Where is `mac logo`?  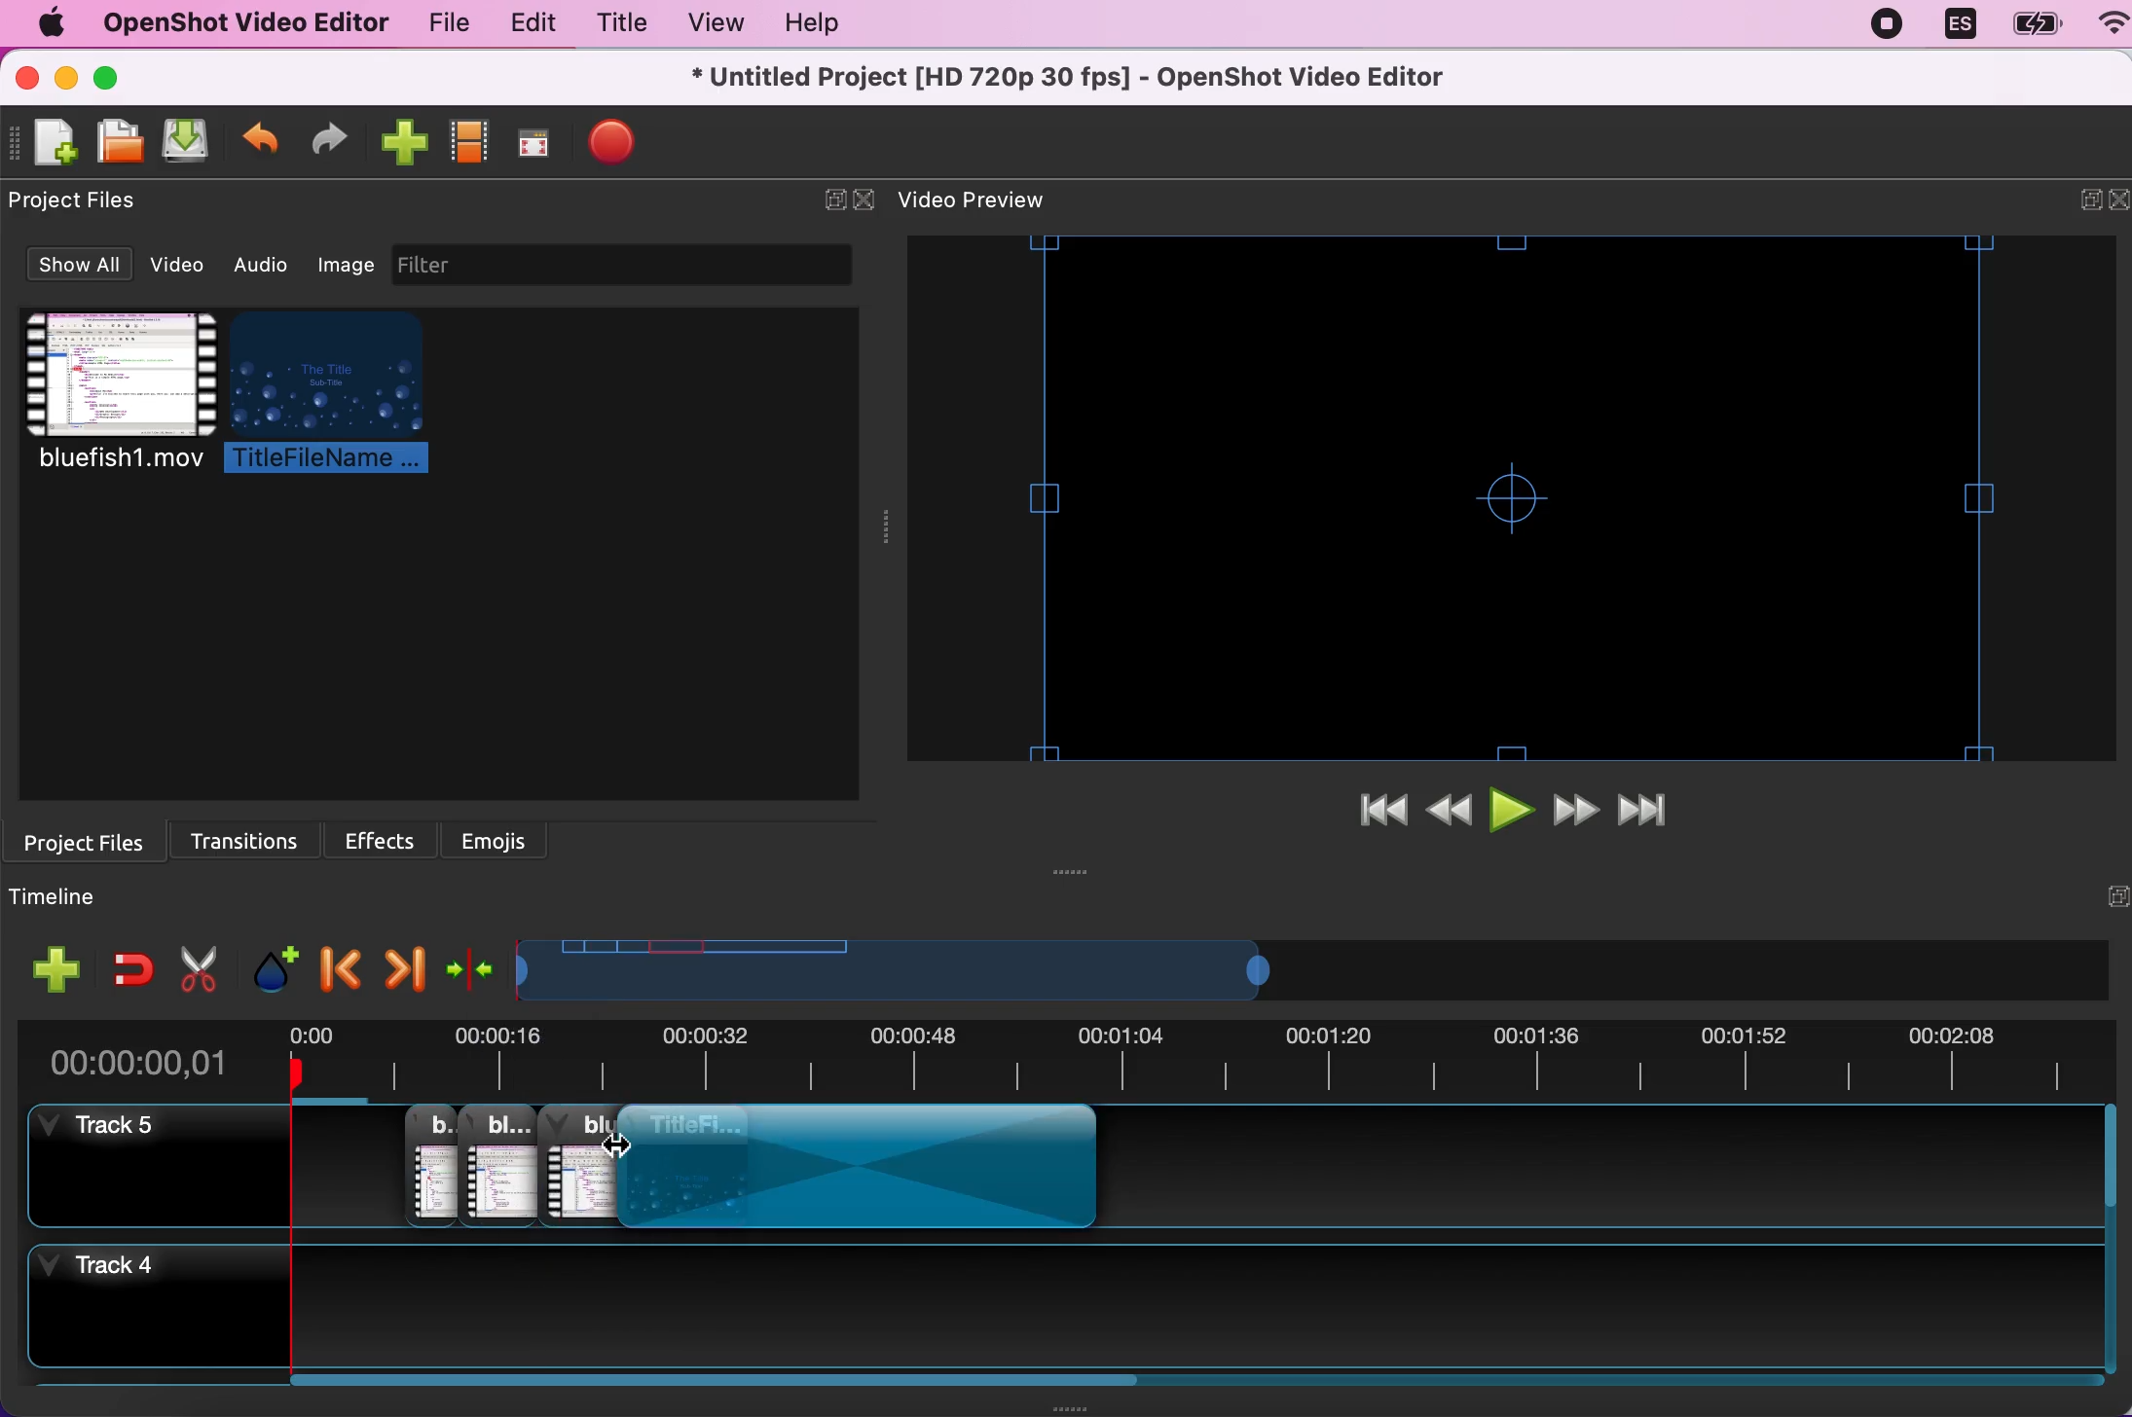
mac logo is located at coordinates (44, 24).